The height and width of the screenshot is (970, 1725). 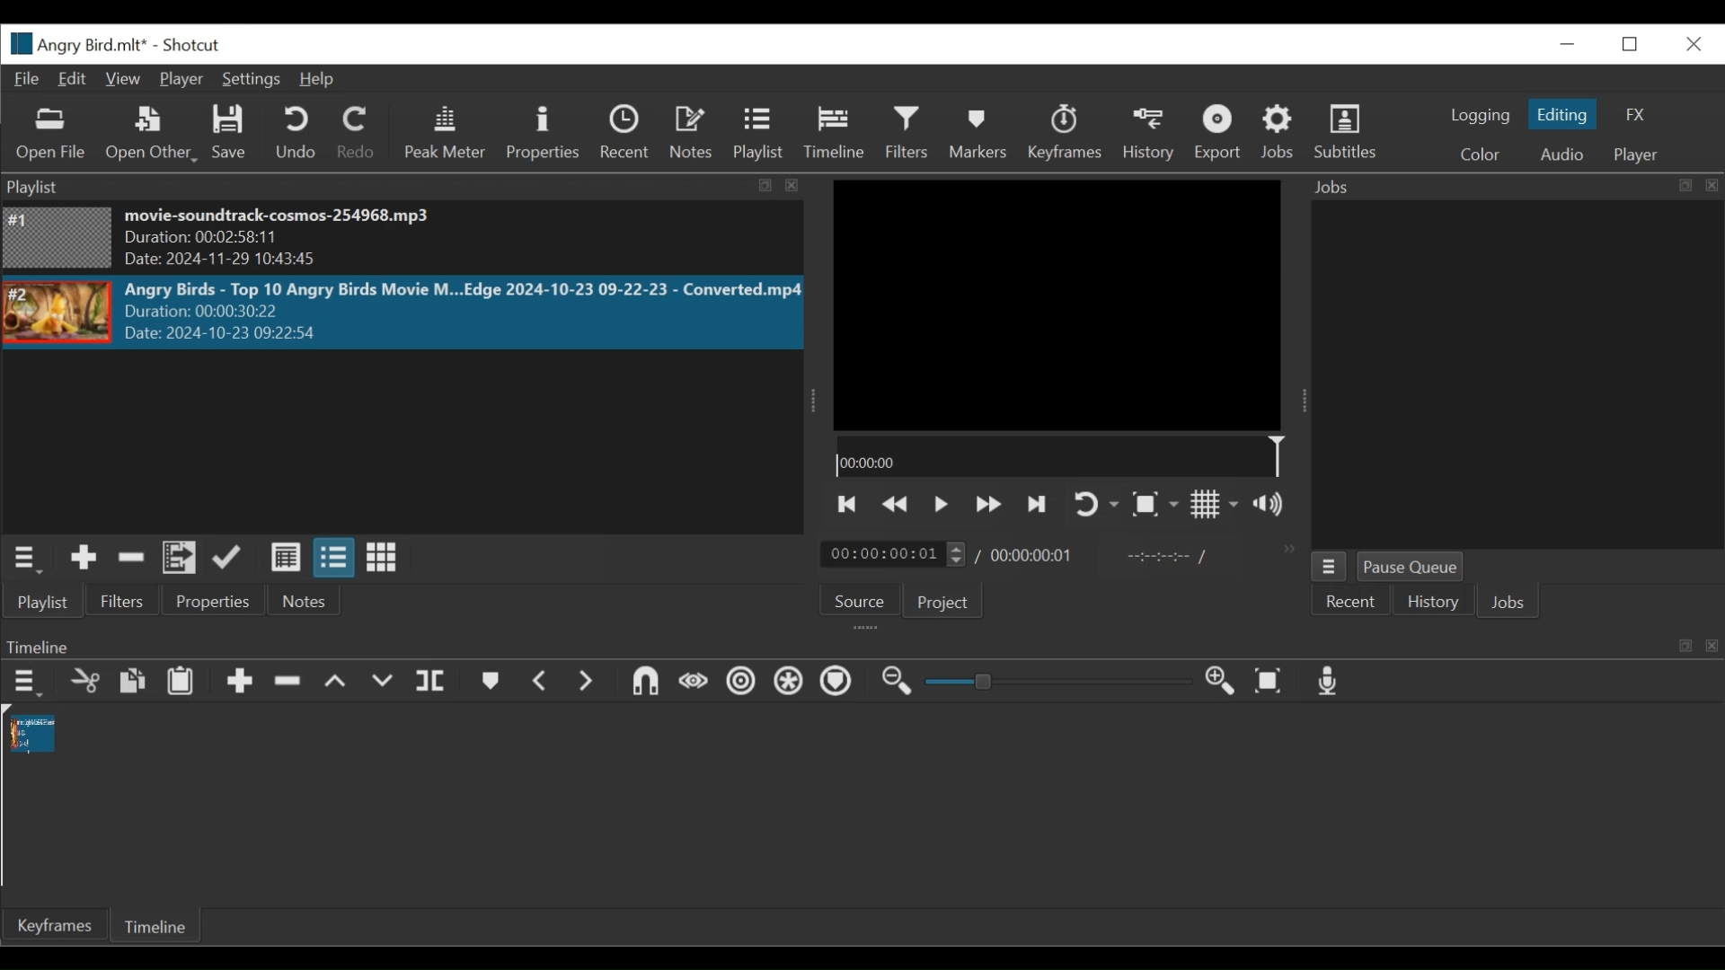 What do you see at coordinates (791, 684) in the screenshot?
I see `Ripple all tracks` at bounding box center [791, 684].